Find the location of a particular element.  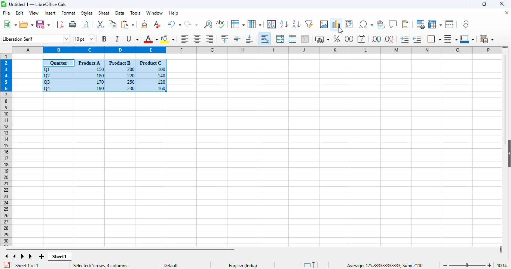

columns is located at coordinates (257, 49).